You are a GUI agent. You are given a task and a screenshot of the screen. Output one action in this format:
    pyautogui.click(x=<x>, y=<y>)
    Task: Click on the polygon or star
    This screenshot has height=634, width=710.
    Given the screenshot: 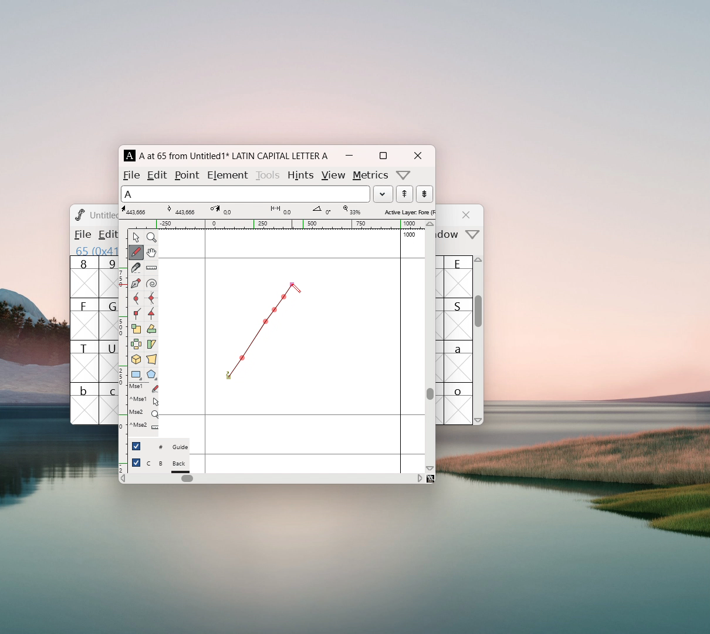 What is the action you would take?
    pyautogui.click(x=152, y=376)
    